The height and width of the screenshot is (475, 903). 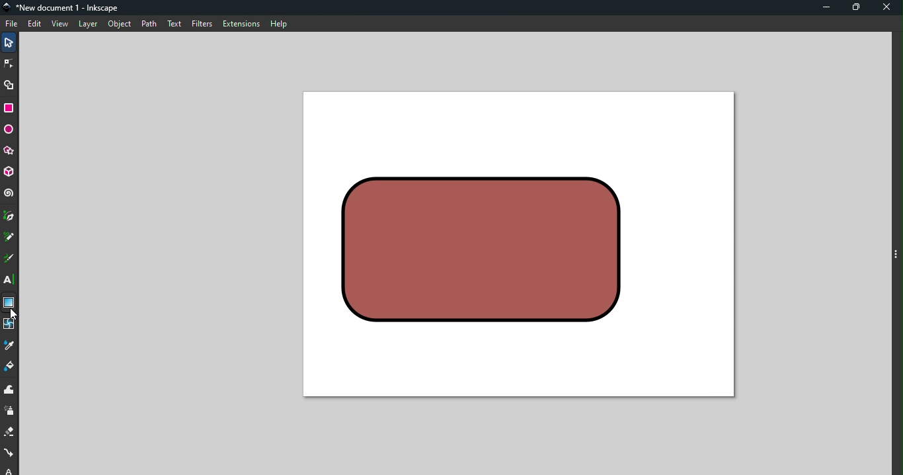 I want to click on Mesh tool, so click(x=9, y=325).